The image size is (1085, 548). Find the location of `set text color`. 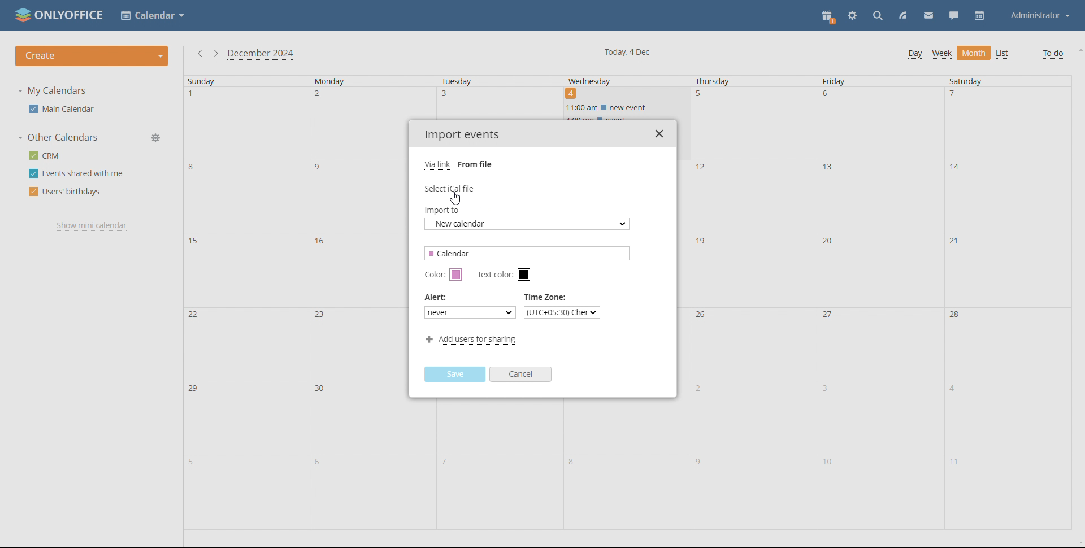

set text color is located at coordinates (524, 275).